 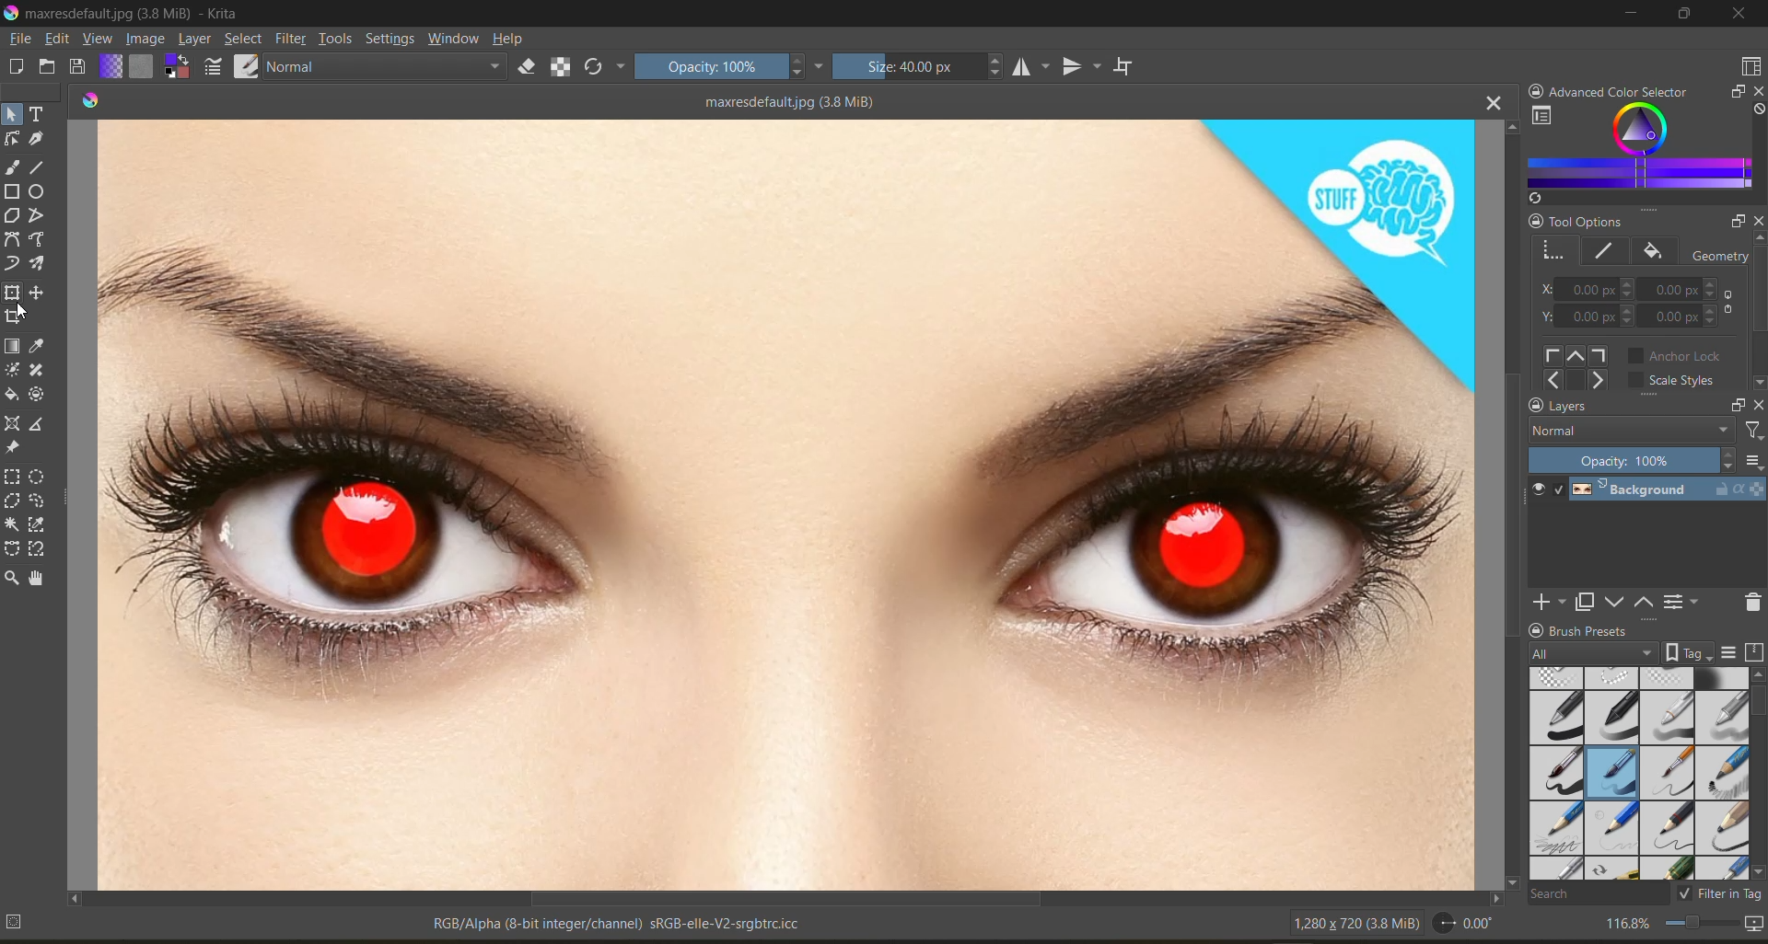 I want to click on layer, so click(x=1665, y=493).